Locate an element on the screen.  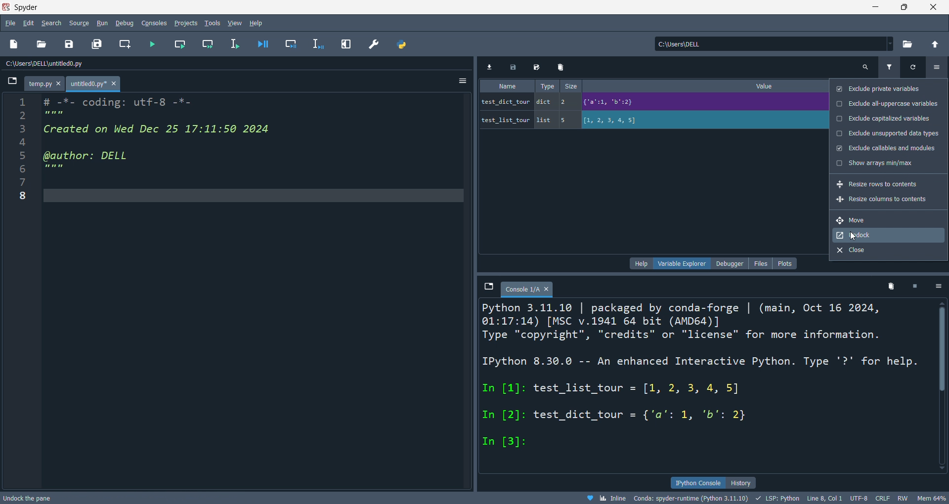
new file is located at coordinates (17, 44).